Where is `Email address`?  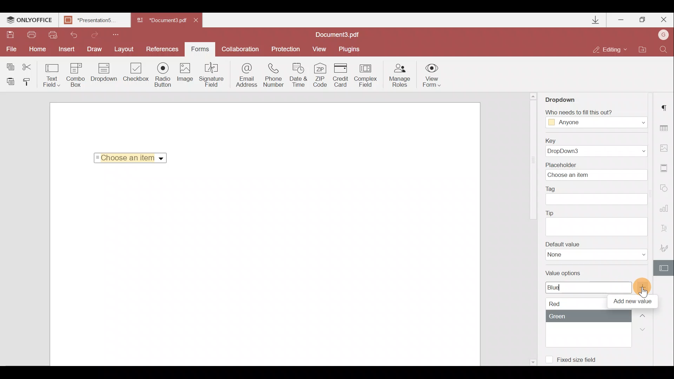
Email address is located at coordinates (244, 77).